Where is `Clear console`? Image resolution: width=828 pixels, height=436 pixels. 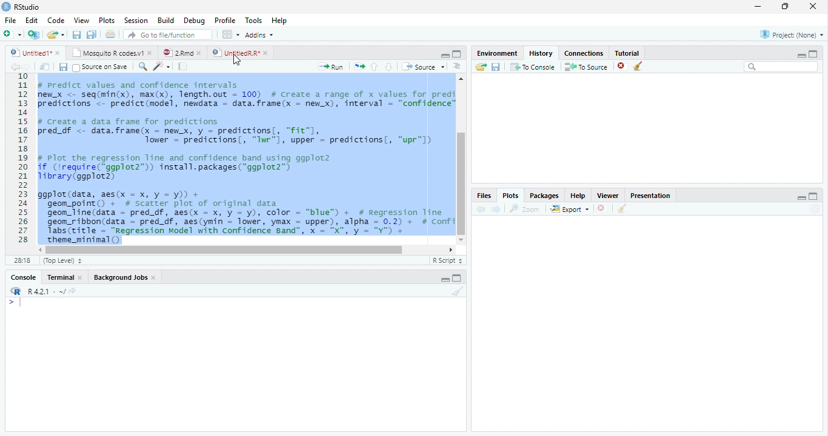
Clear console is located at coordinates (458, 291).